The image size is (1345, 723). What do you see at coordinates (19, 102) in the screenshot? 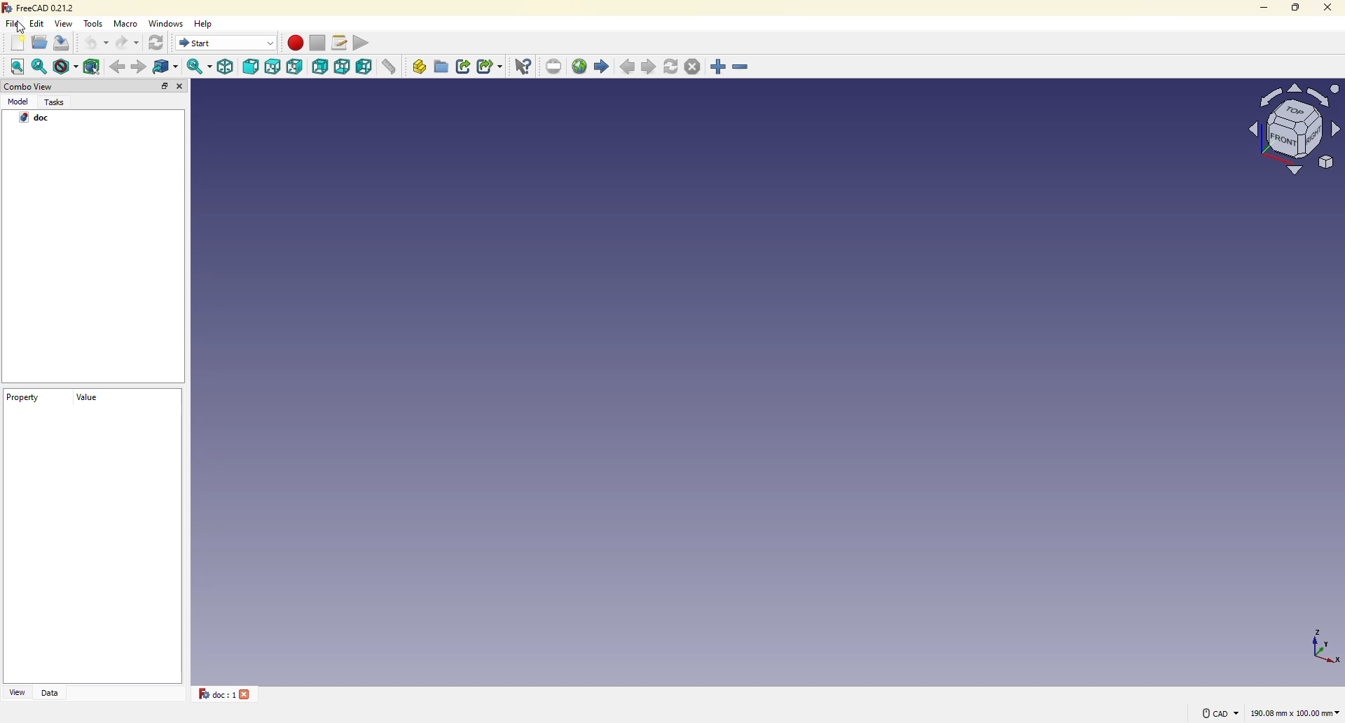
I see `model` at bounding box center [19, 102].